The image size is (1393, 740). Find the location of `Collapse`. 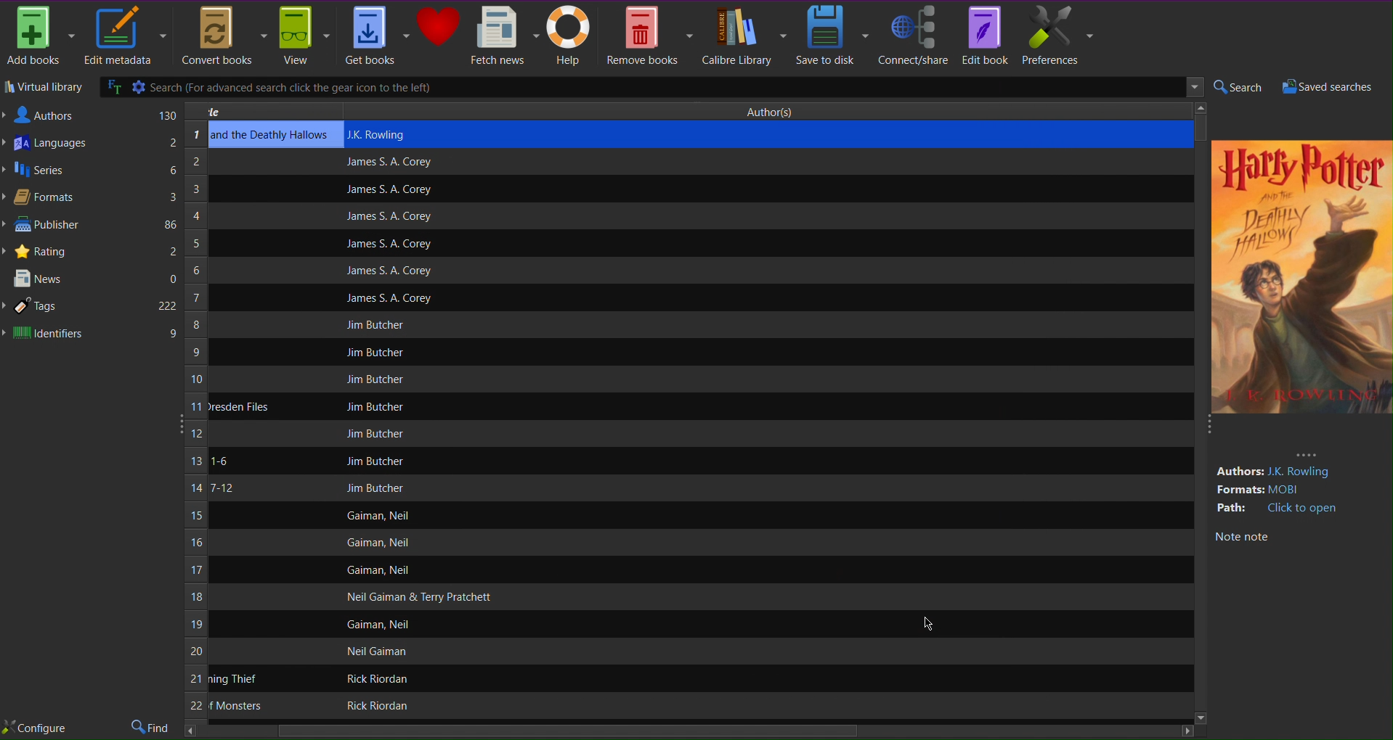

Collapse is located at coordinates (177, 422).